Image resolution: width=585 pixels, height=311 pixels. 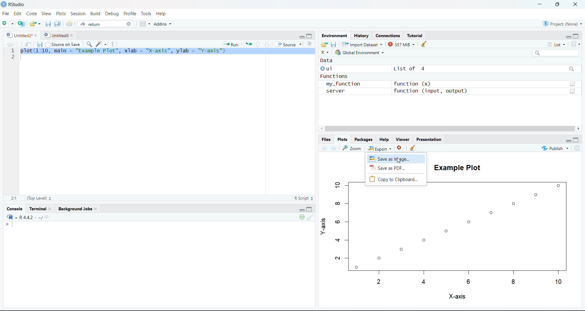 I want to click on 357kib used by R session (Source: Windows System), so click(x=402, y=44).